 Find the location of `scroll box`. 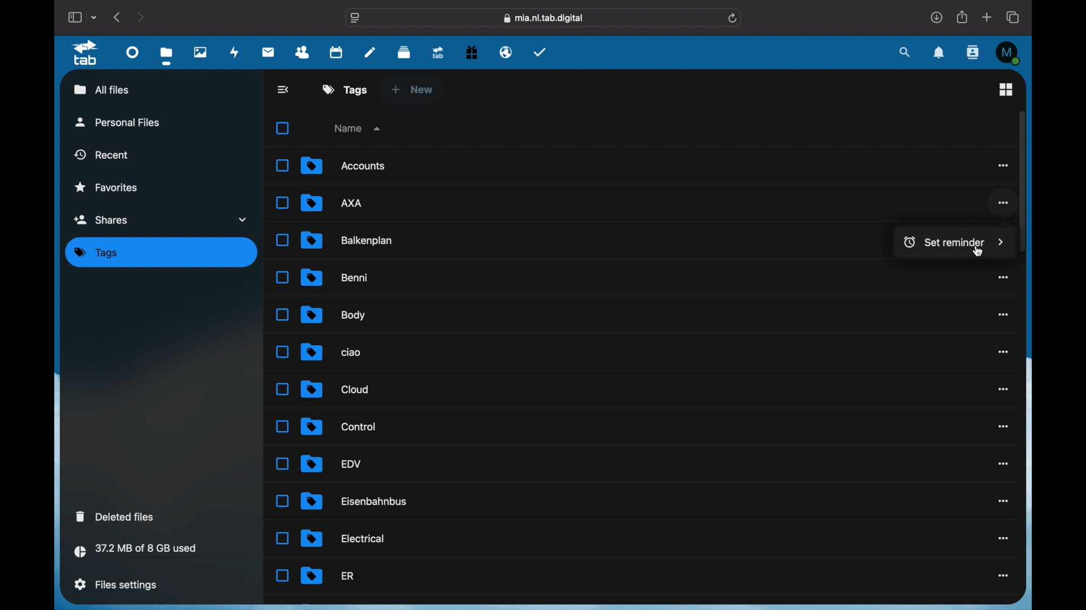

scroll box is located at coordinates (1022, 181).